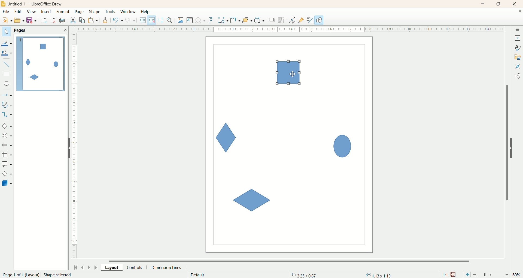  I want to click on basic shape, so click(7, 126).